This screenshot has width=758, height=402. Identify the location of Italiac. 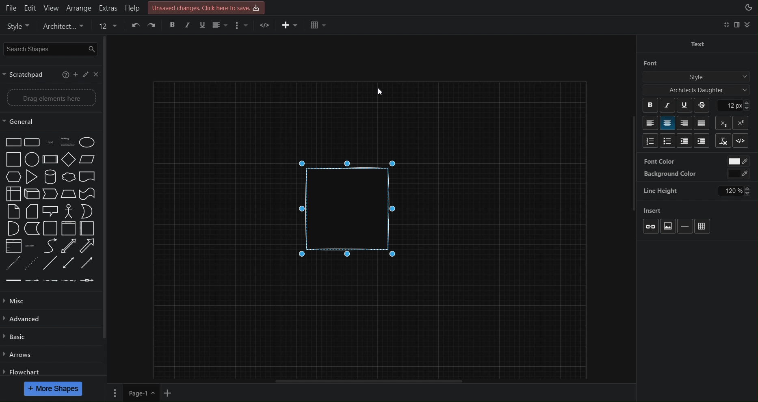
(667, 105).